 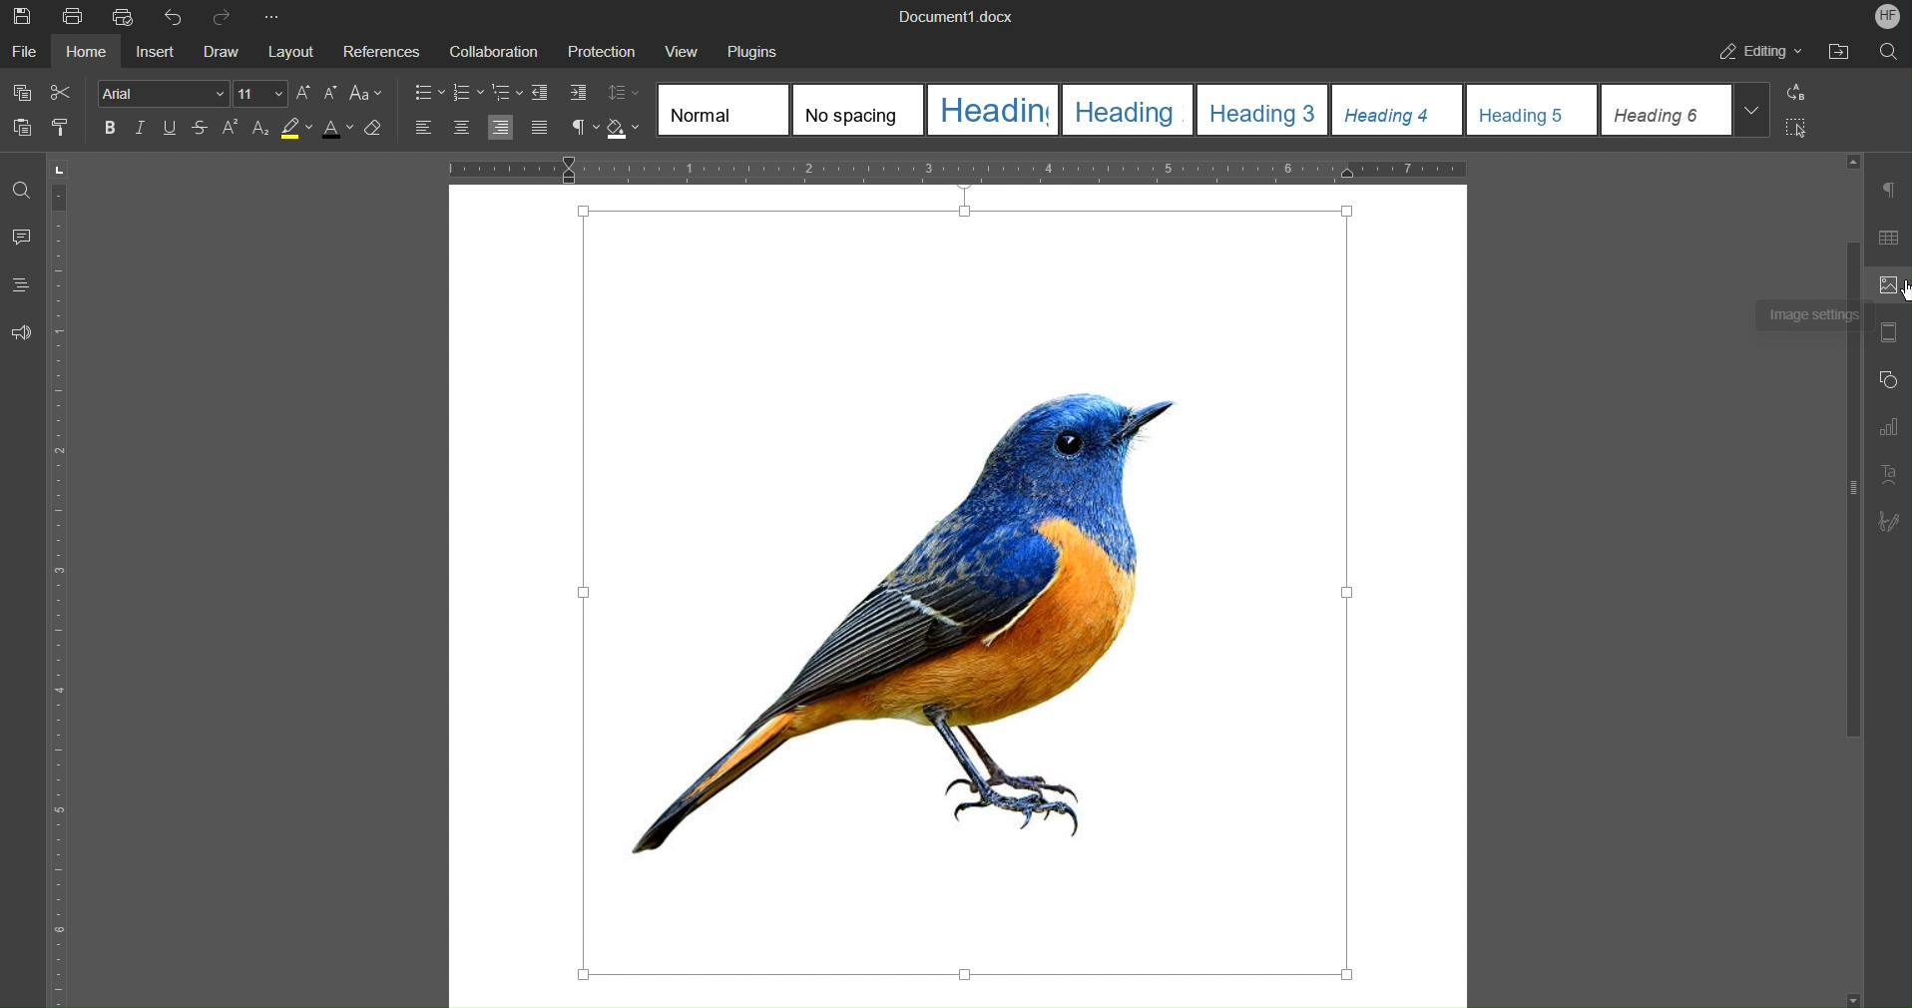 What do you see at coordinates (1889, 15) in the screenshot?
I see `Account` at bounding box center [1889, 15].